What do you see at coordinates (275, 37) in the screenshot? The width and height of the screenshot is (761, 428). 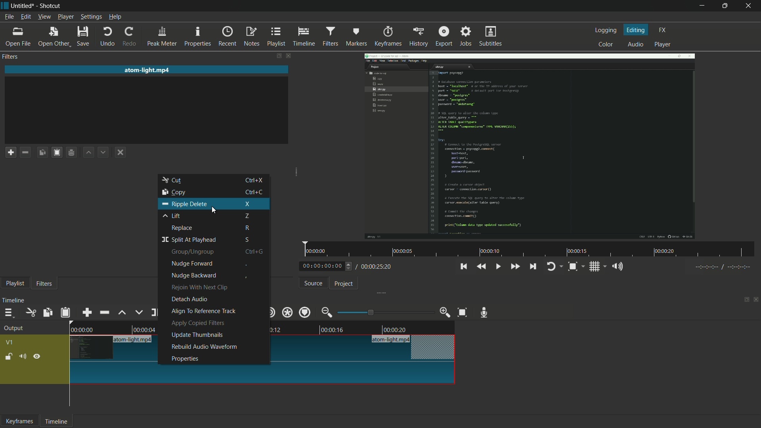 I see `playlist` at bounding box center [275, 37].